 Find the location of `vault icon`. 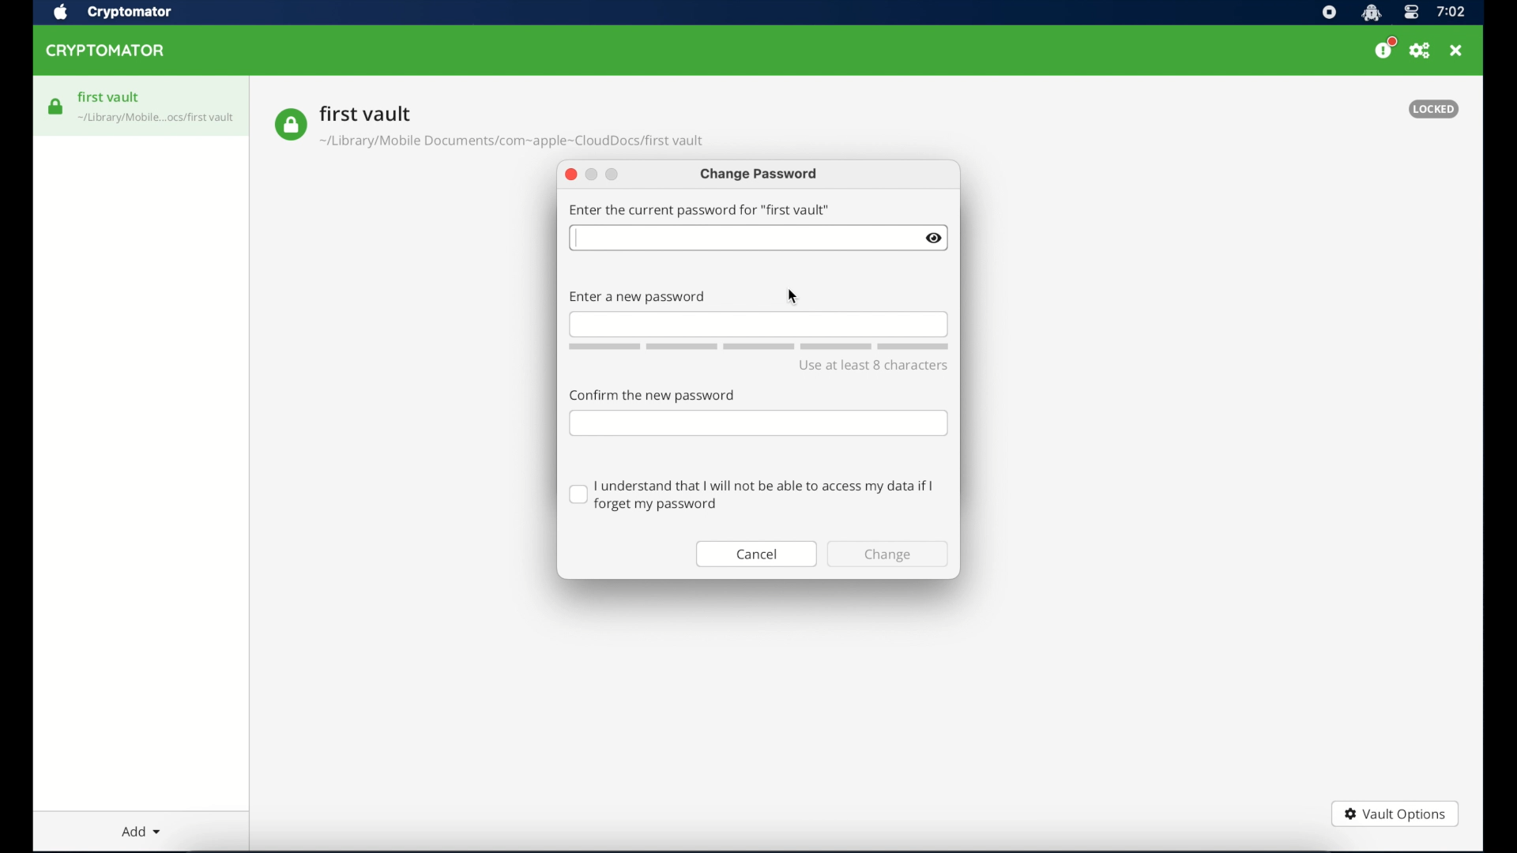

vault icon is located at coordinates (157, 120).